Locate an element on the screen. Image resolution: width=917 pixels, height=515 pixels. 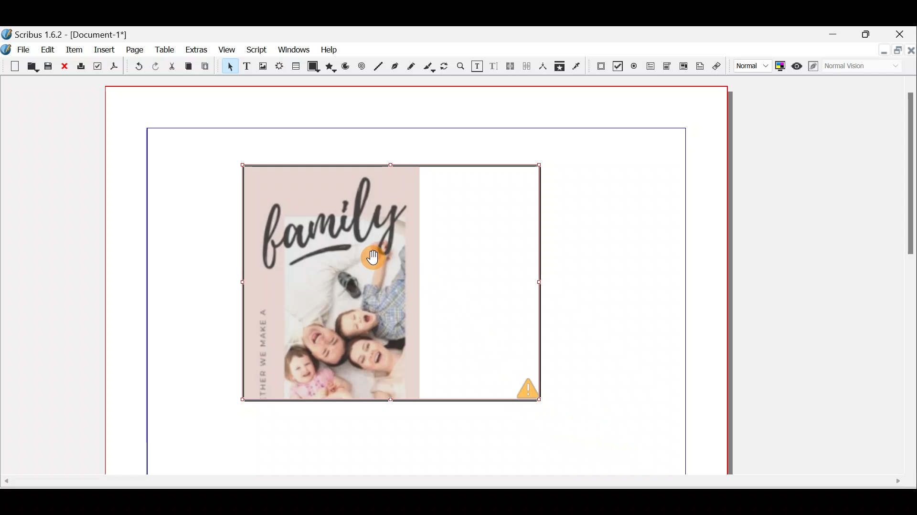
Close is located at coordinates (911, 51).